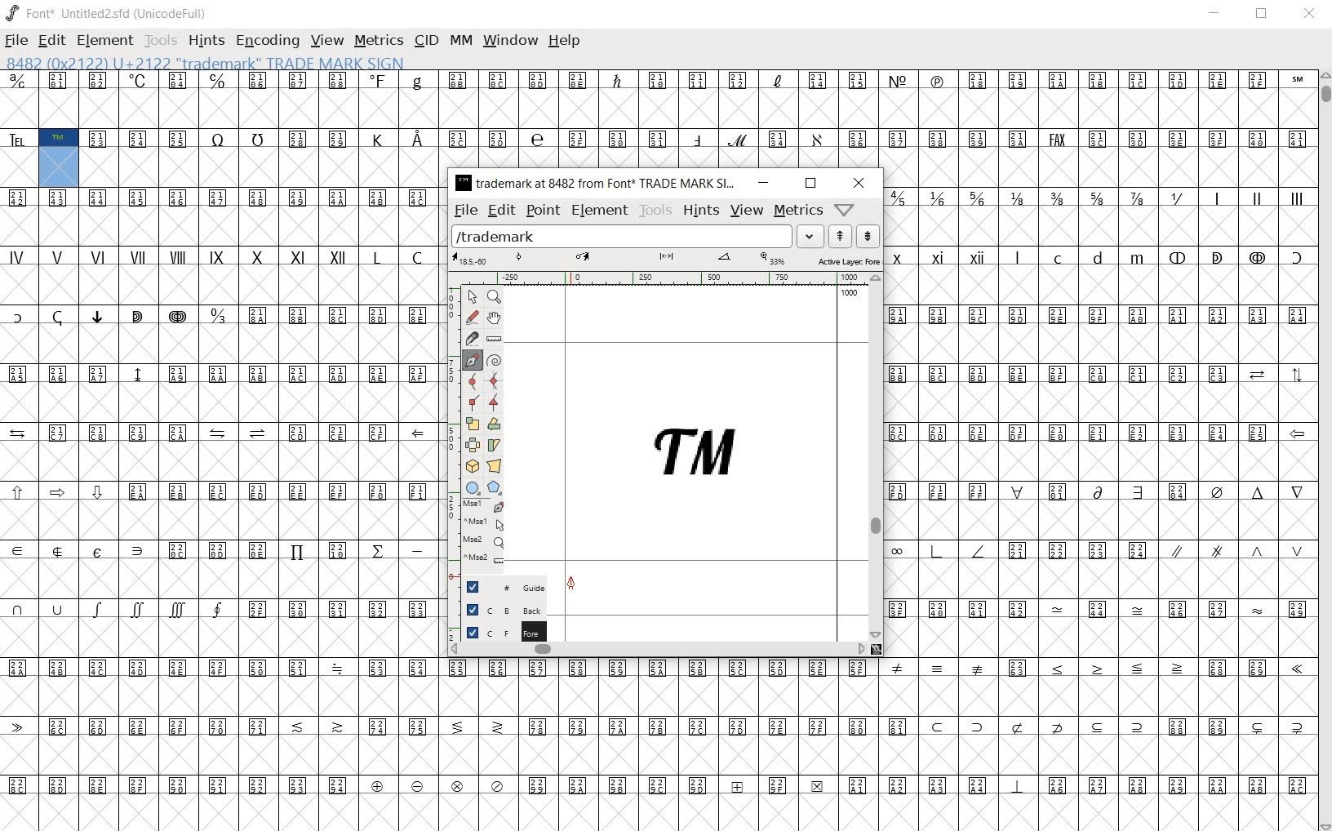 Image resolution: width=1332 pixels, height=831 pixels. Describe the element at coordinates (473, 422) in the screenshot. I see `scale the selection` at that location.